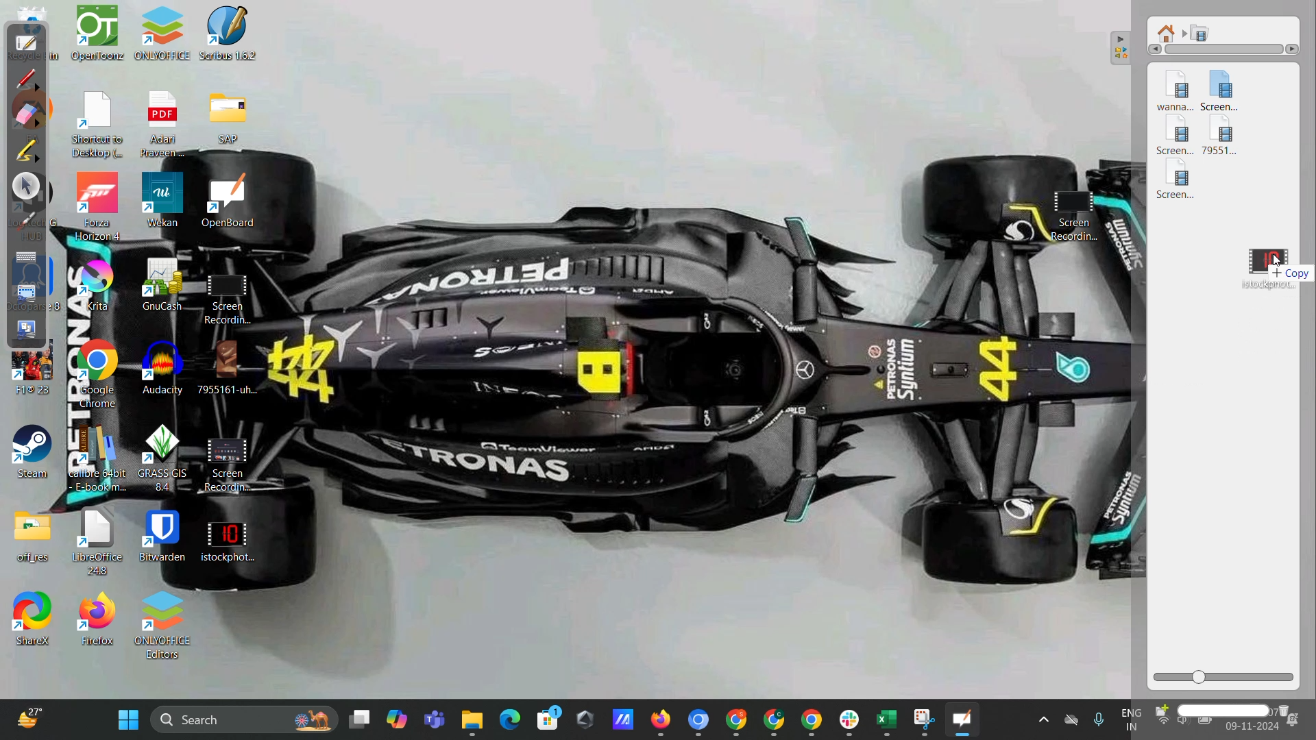 Image resolution: width=1316 pixels, height=740 pixels. Describe the element at coordinates (101, 283) in the screenshot. I see `Krita` at that location.